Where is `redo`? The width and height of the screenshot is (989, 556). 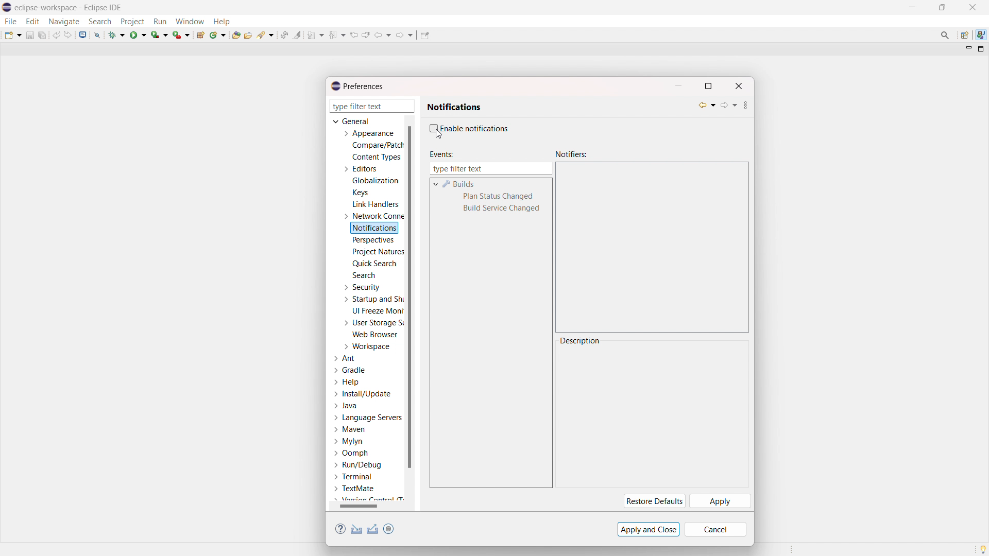
redo is located at coordinates (68, 34).